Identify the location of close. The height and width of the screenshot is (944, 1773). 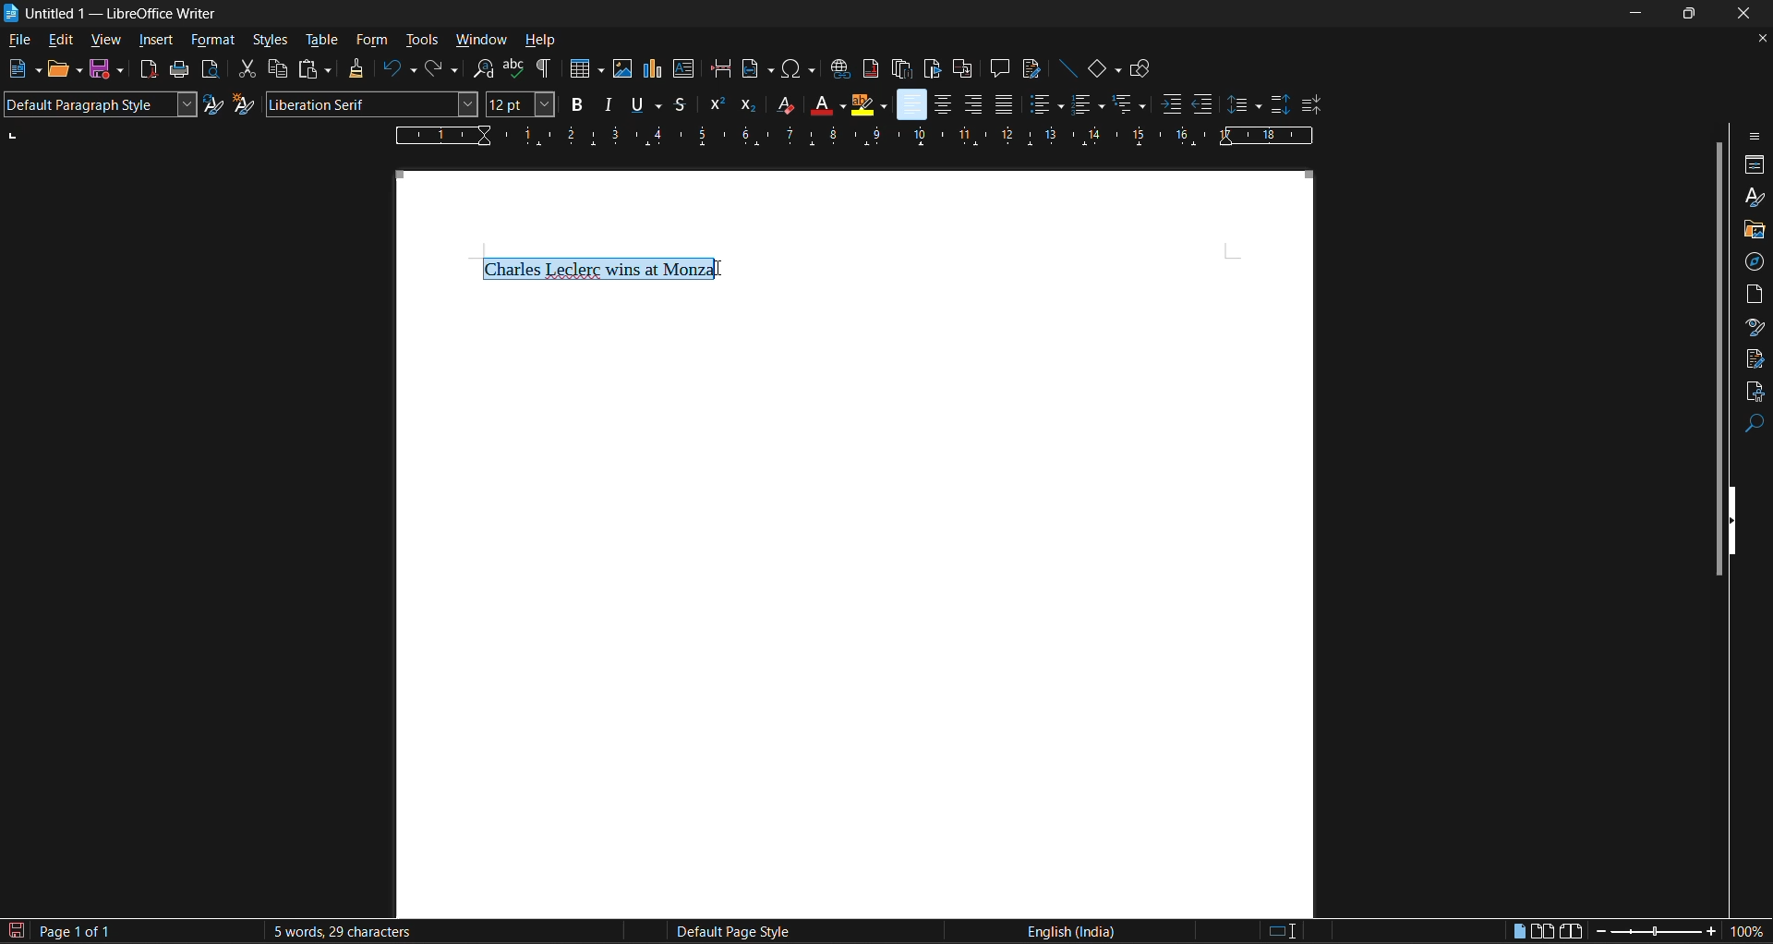
(1745, 14).